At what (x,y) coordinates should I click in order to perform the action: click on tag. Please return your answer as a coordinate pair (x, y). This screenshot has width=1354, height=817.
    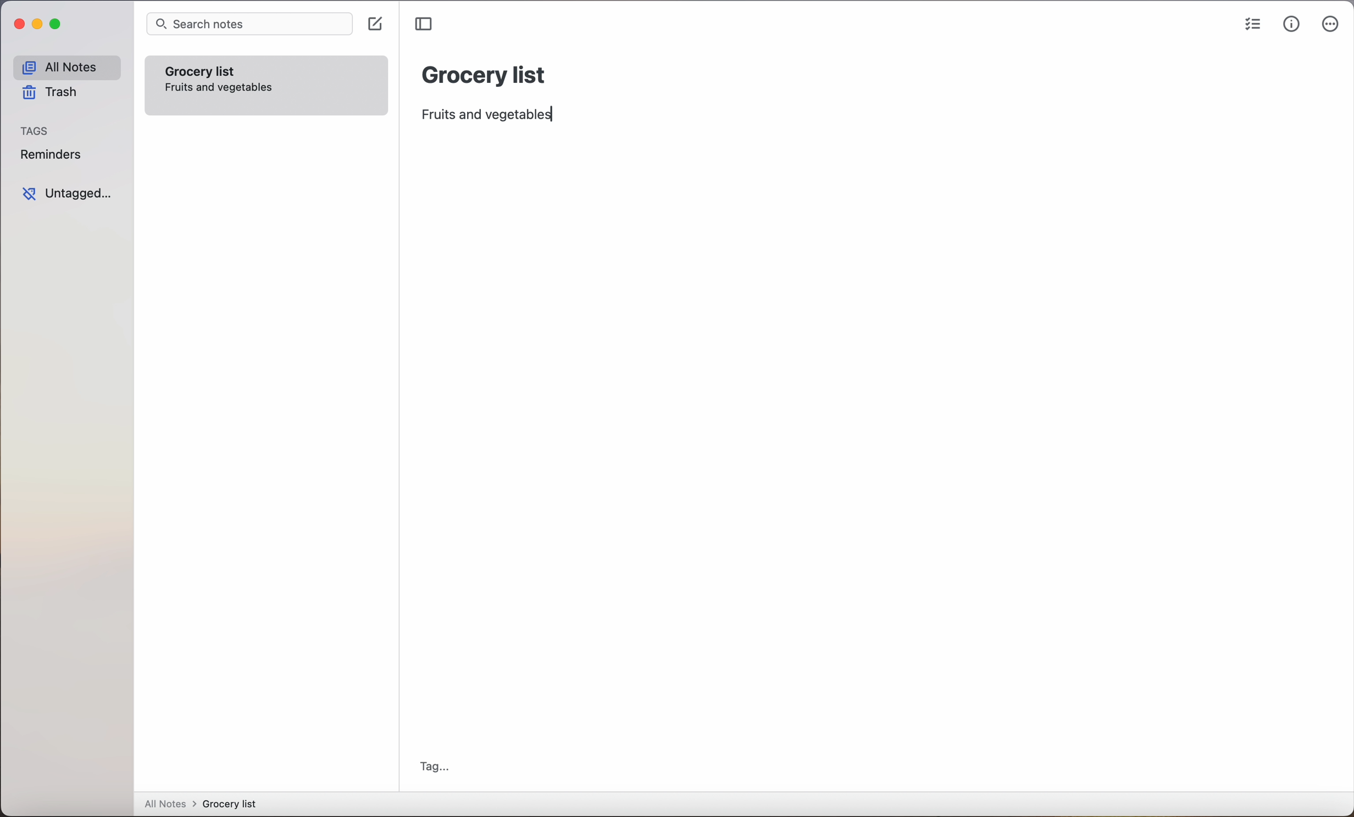
    Looking at the image, I should click on (435, 766).